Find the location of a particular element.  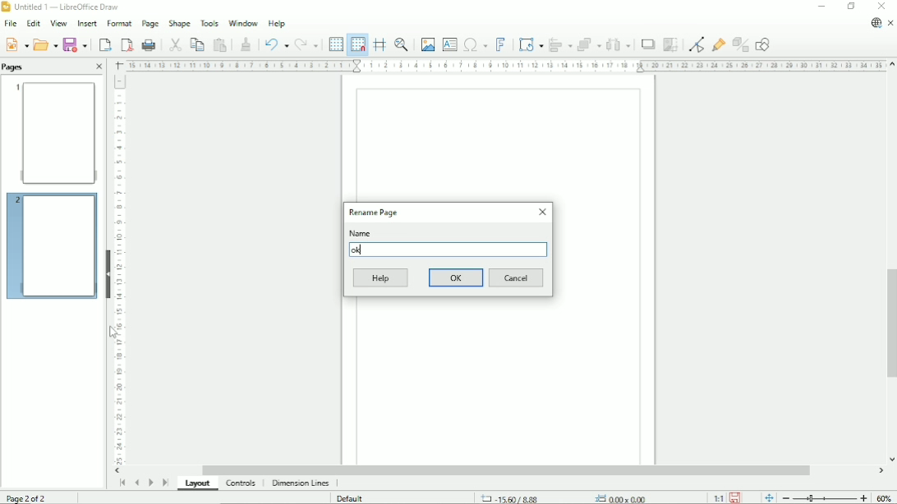

Name is located at coordinates (361, 233).